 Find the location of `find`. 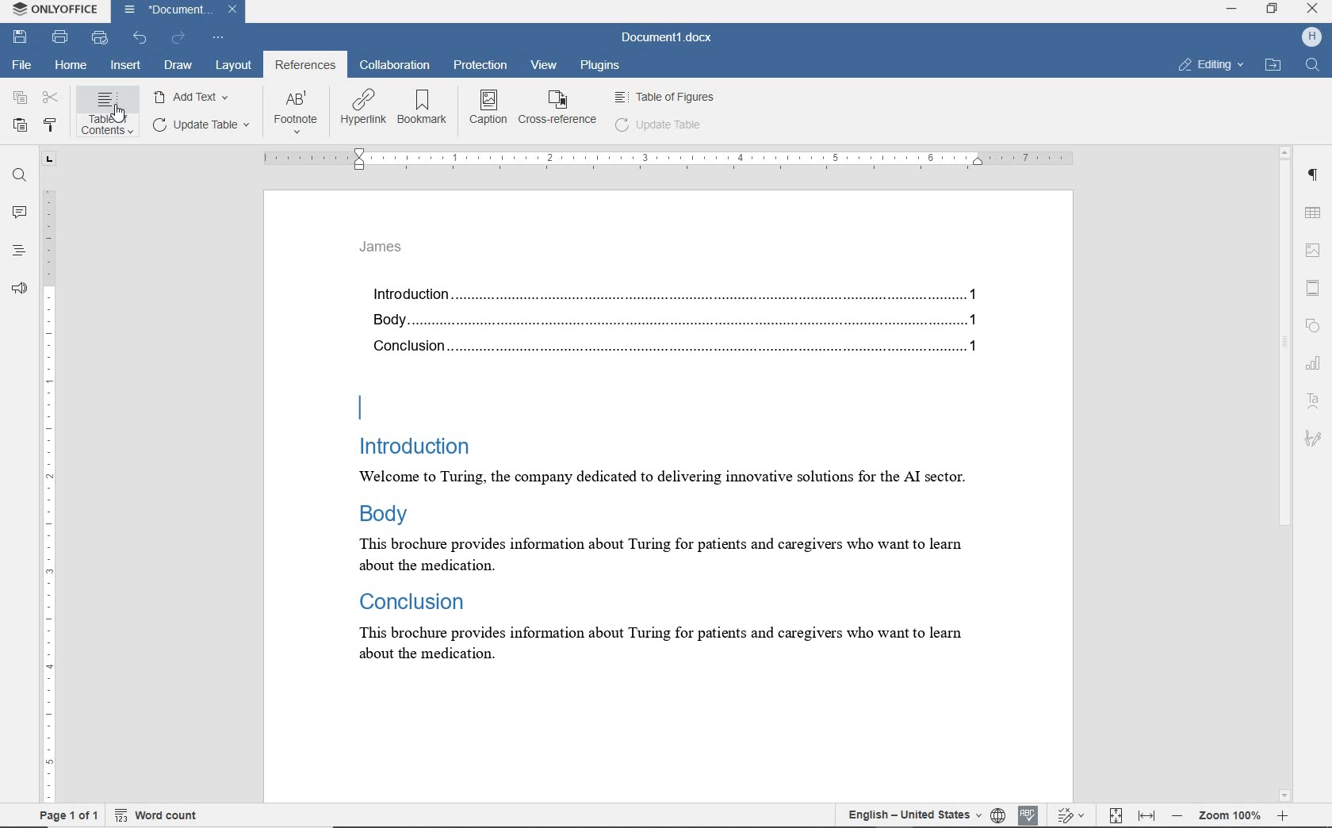

find is located at coordinates (17, 176).